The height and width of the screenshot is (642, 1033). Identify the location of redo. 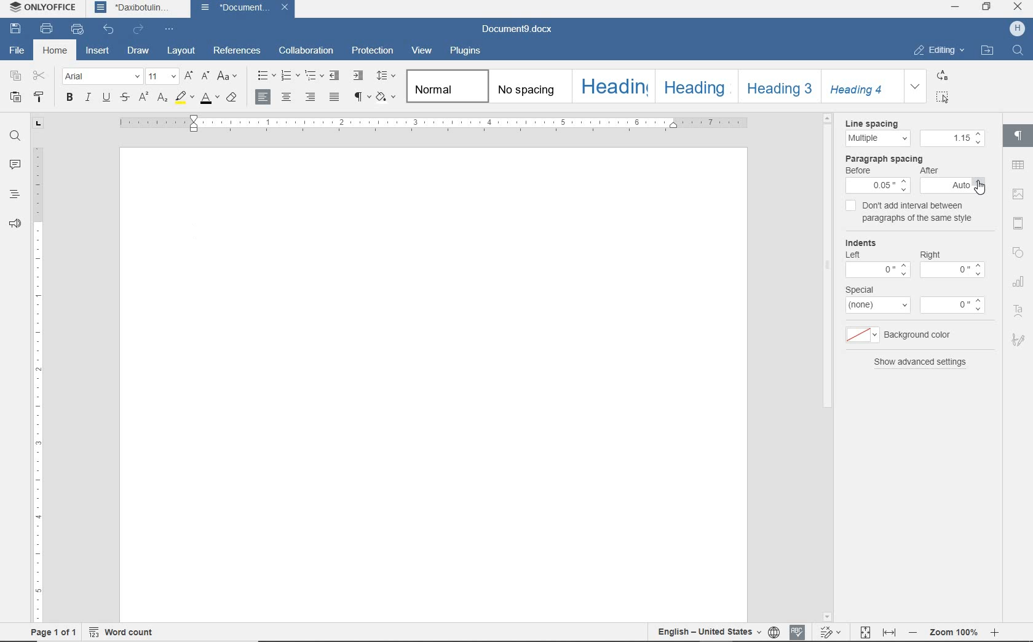
(138, 30).